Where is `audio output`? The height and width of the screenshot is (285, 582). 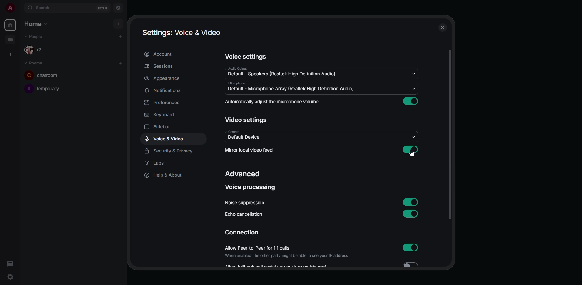 audio output is located at coordinates (236, 67).